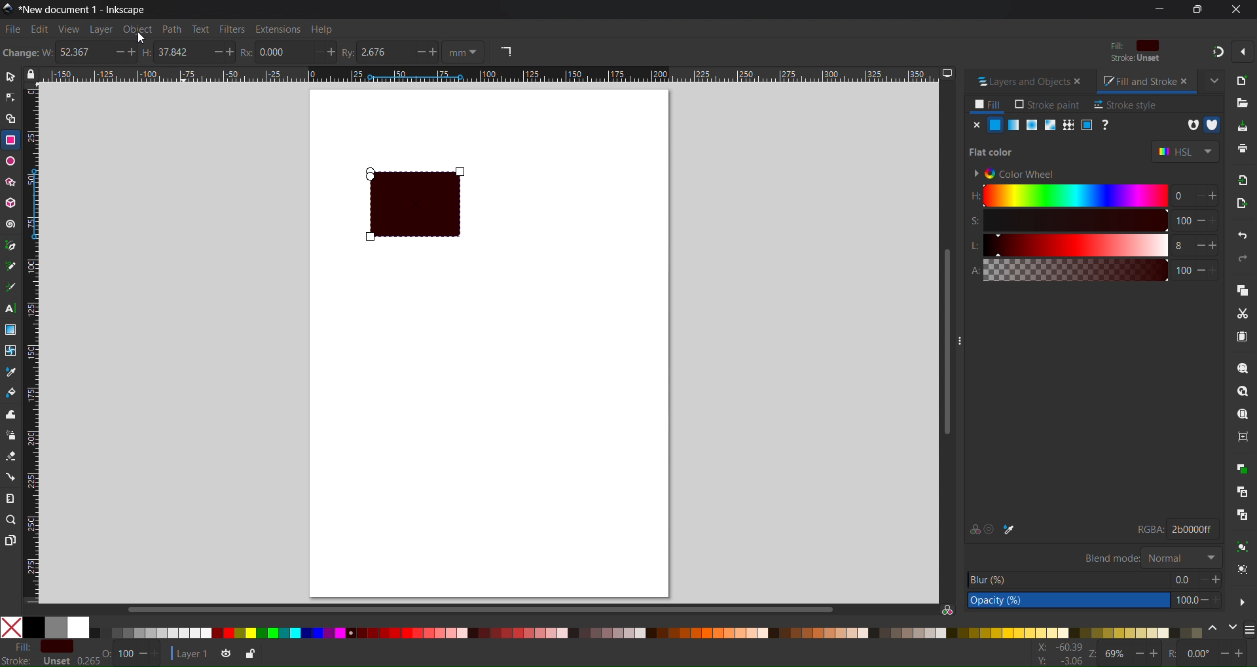  I want to click on Zoom Page, so click(1242, 414).